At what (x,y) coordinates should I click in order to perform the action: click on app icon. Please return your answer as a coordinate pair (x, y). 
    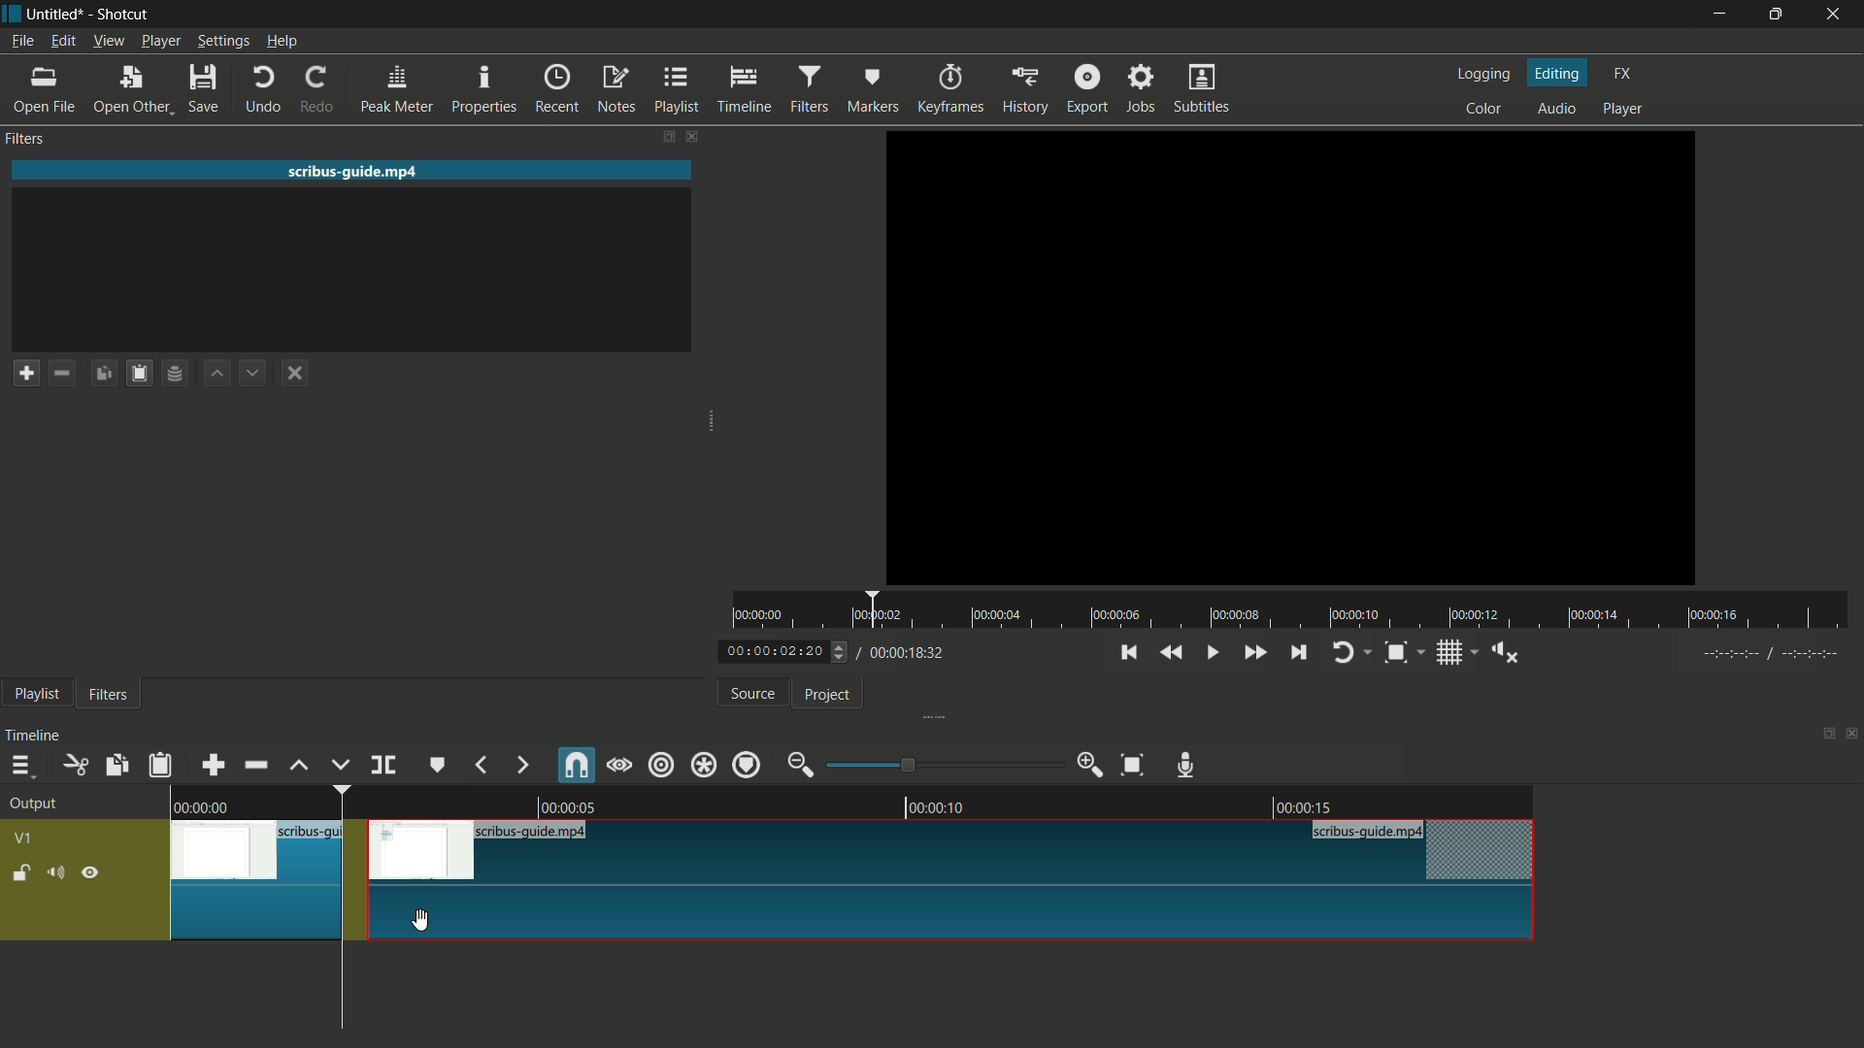
    Looking at the image, I should click on (12, 12).